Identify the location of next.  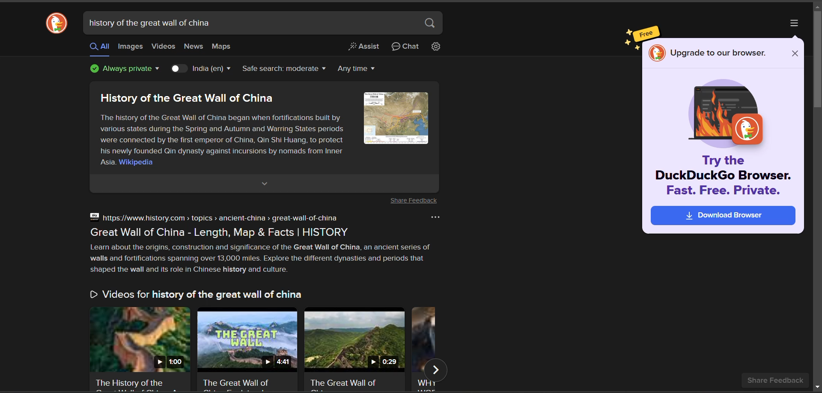
(437, 371).